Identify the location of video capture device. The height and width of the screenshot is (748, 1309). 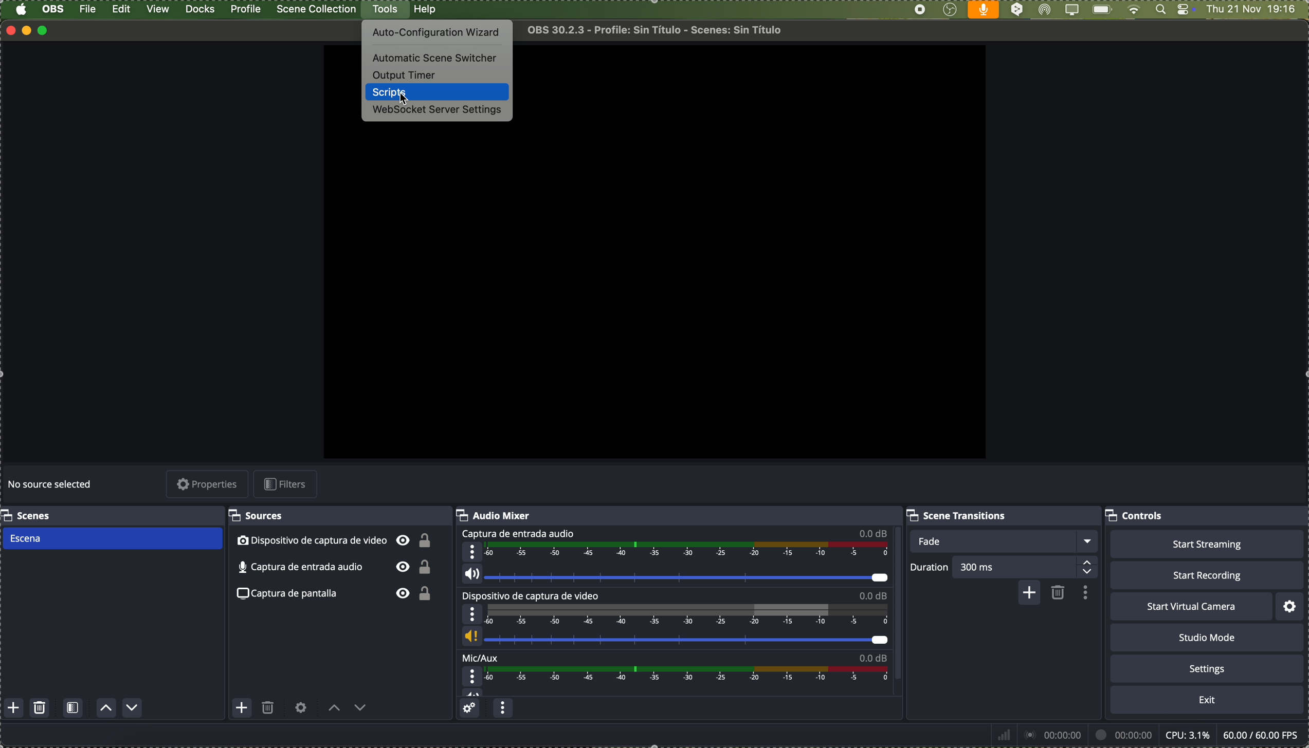
(335, 541).